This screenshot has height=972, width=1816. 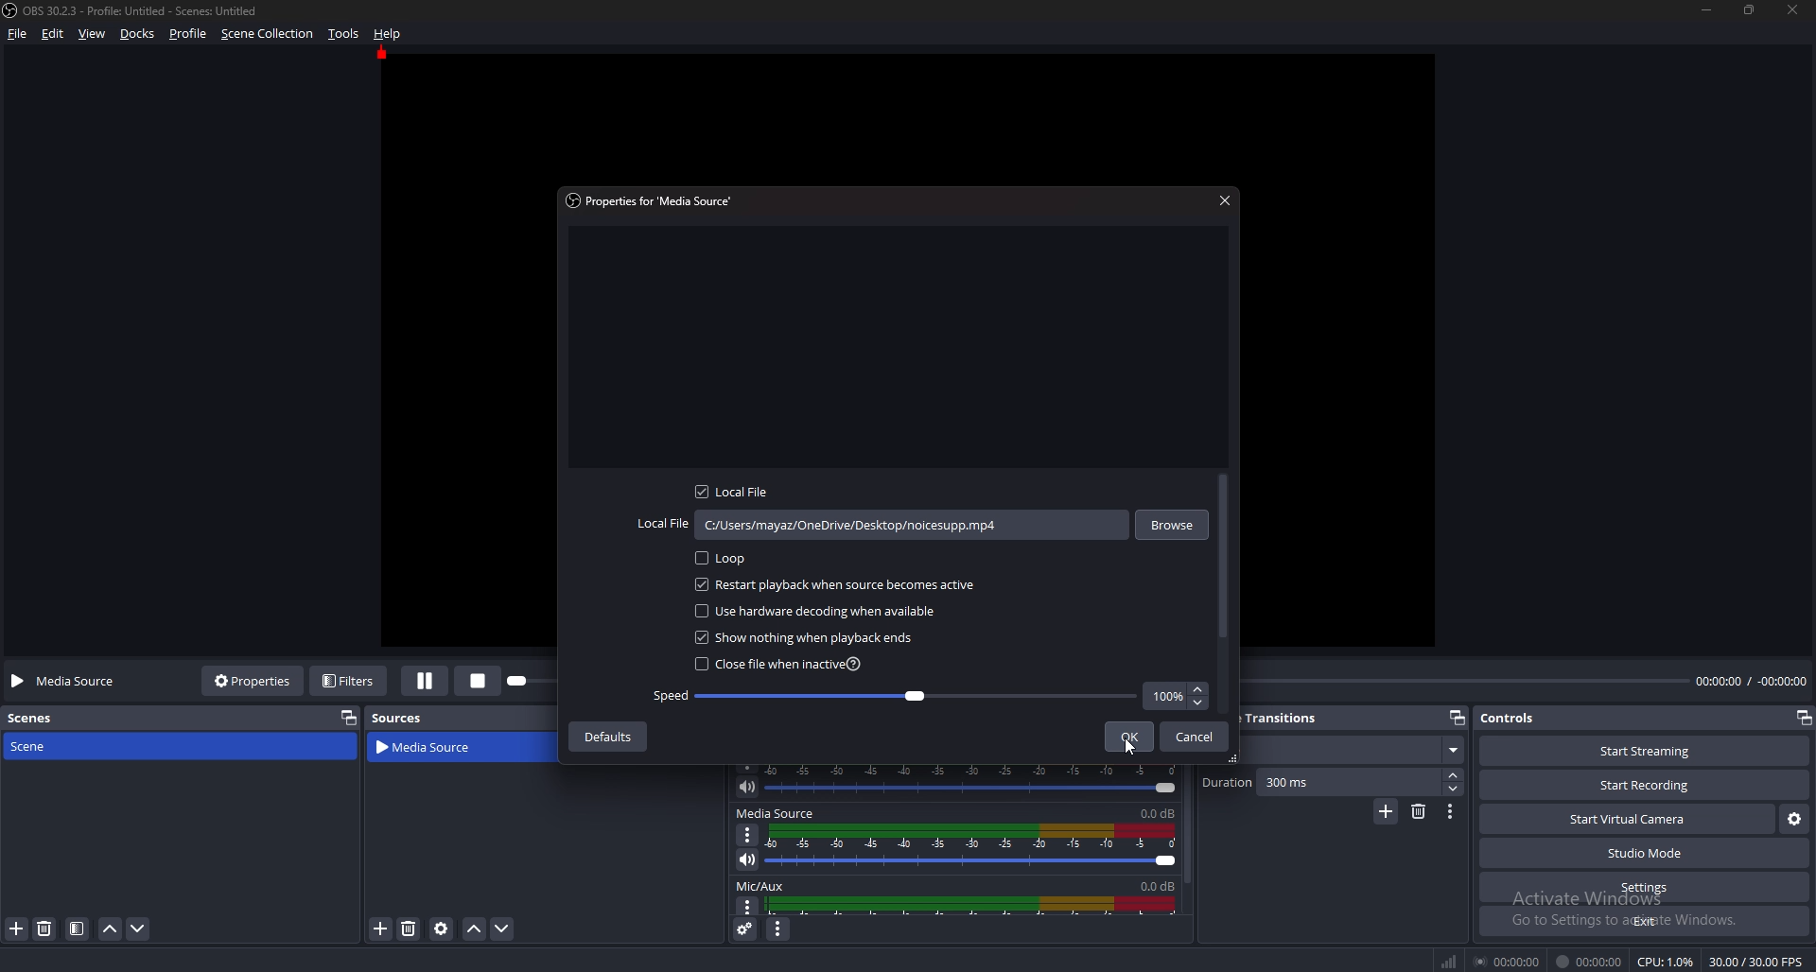 I want to click on Decrease duration, so click(x=1455, y=789).